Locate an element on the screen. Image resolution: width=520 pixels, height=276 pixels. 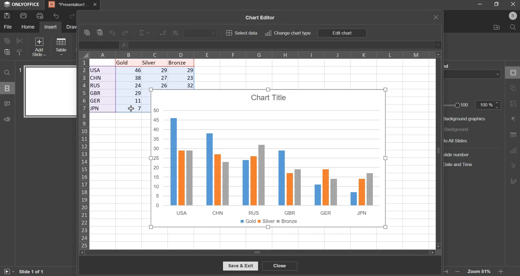
mouse pointer is located at coordinates (131, 108).